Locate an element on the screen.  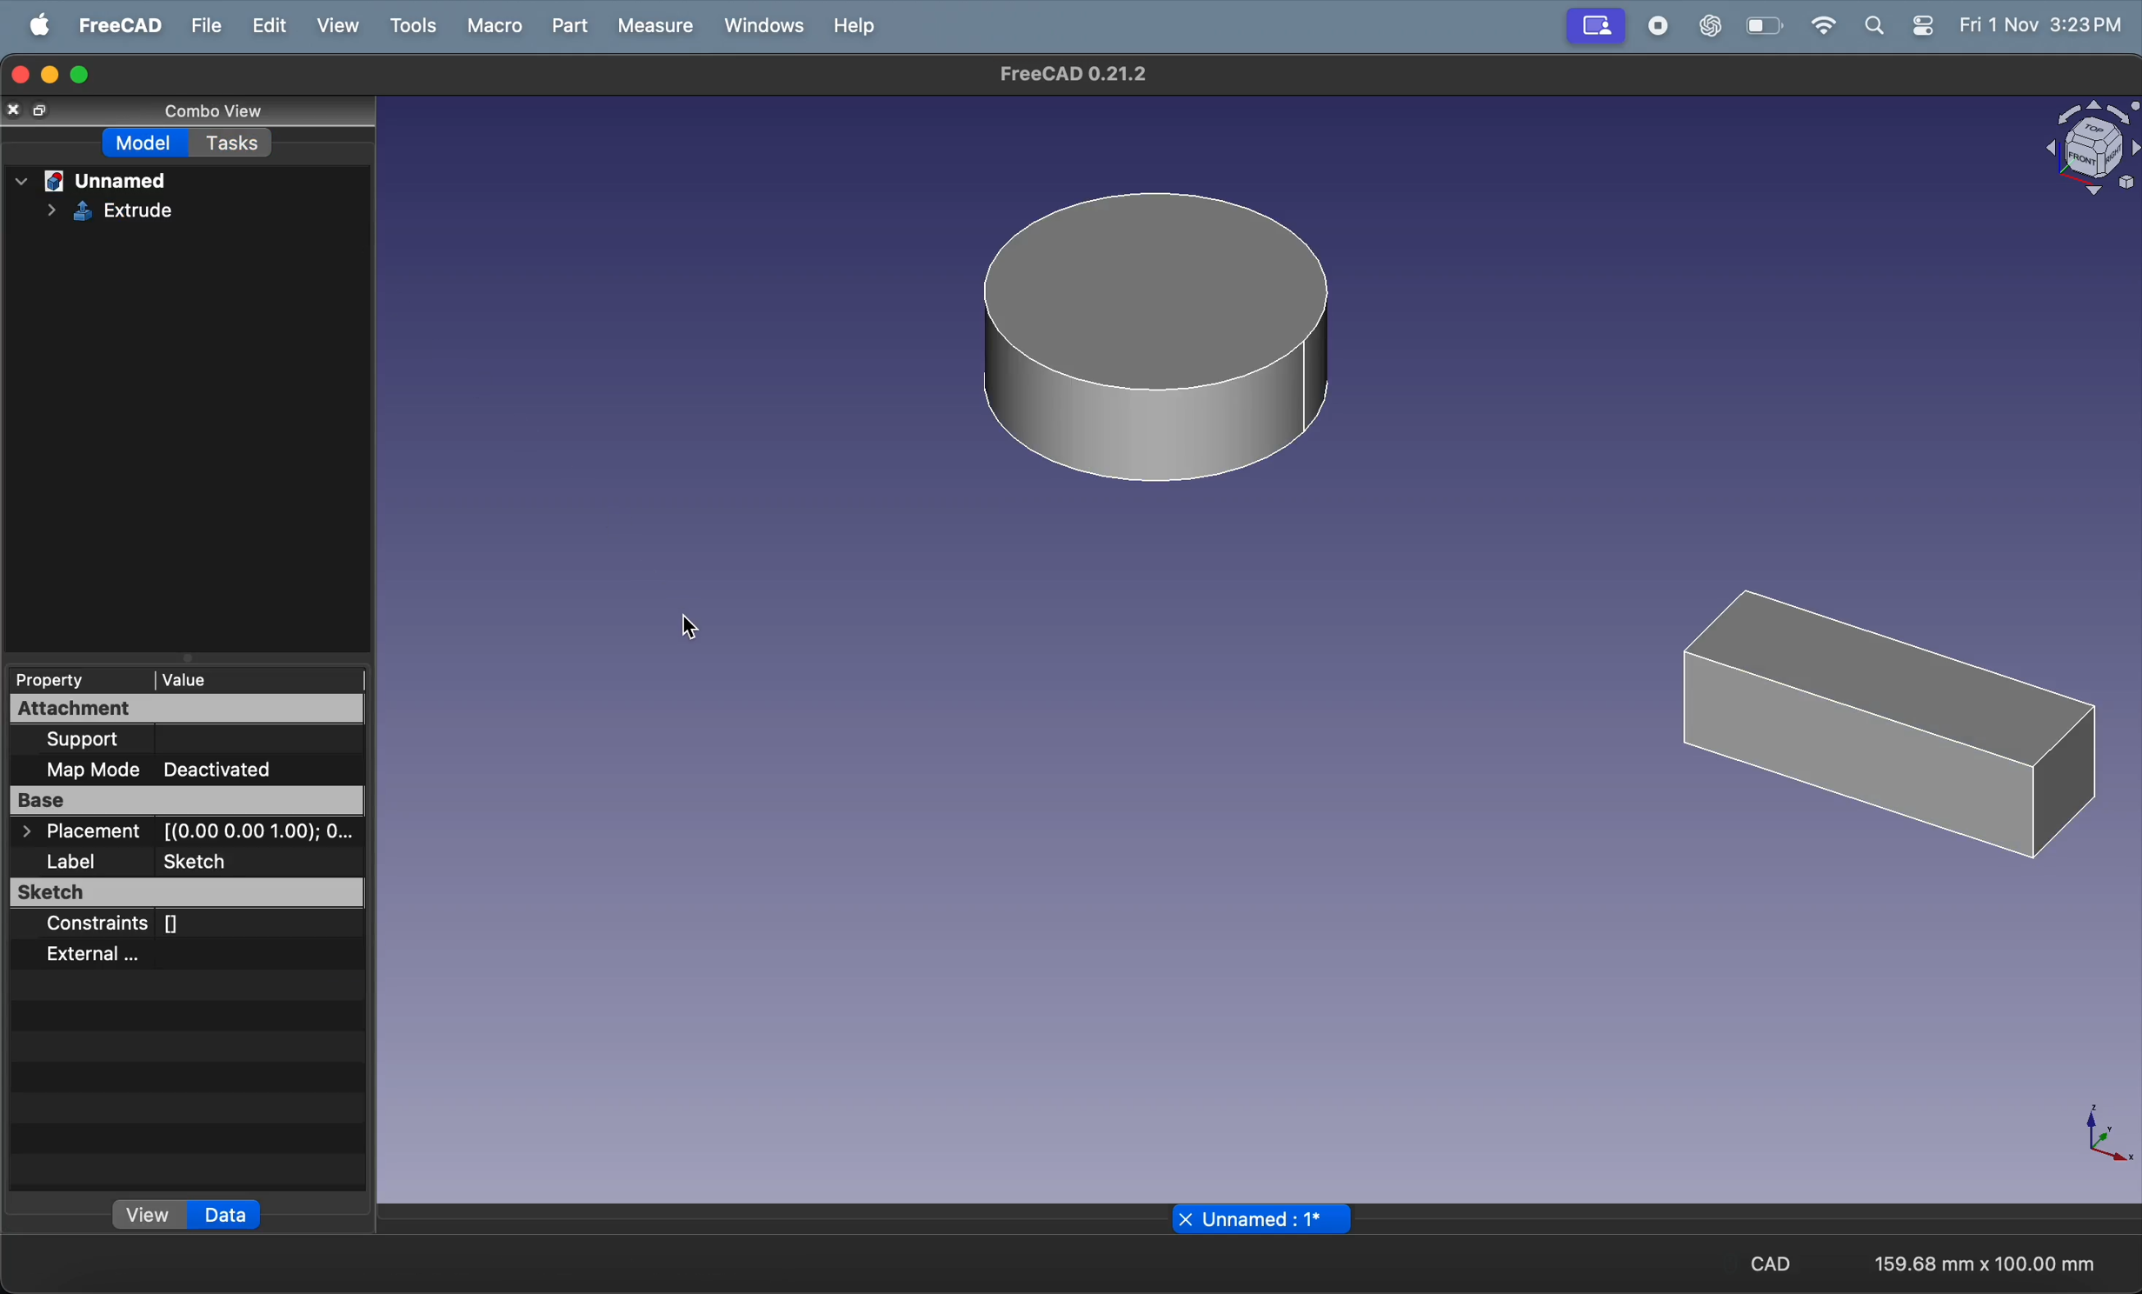
wifi is located at coordinates (1824, 24).